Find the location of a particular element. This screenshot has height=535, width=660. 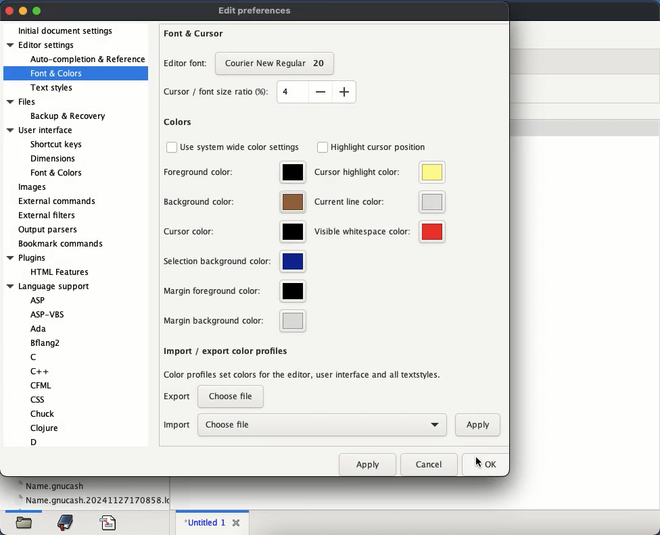

export is located at coordinates (177, 396).